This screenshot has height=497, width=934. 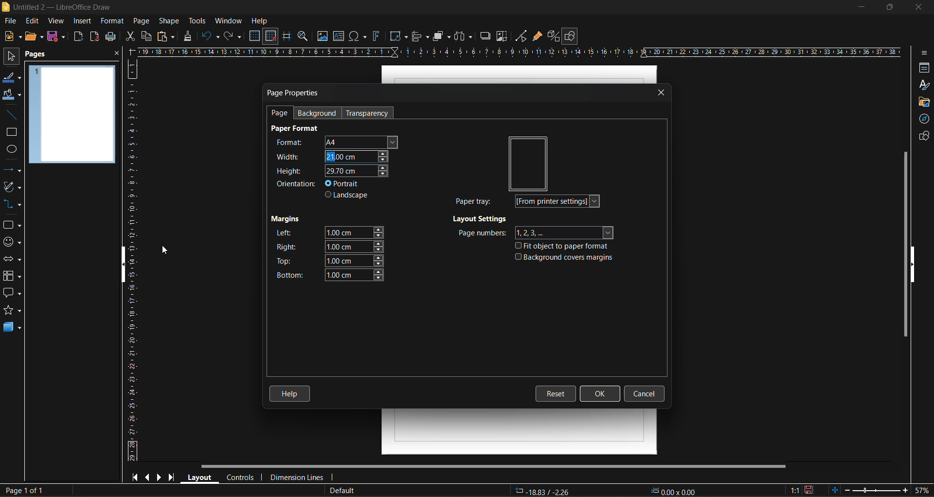 What do you see at coordinates (231, 20) in the screenshot?
I see `window` at bounding box center [231, 20].